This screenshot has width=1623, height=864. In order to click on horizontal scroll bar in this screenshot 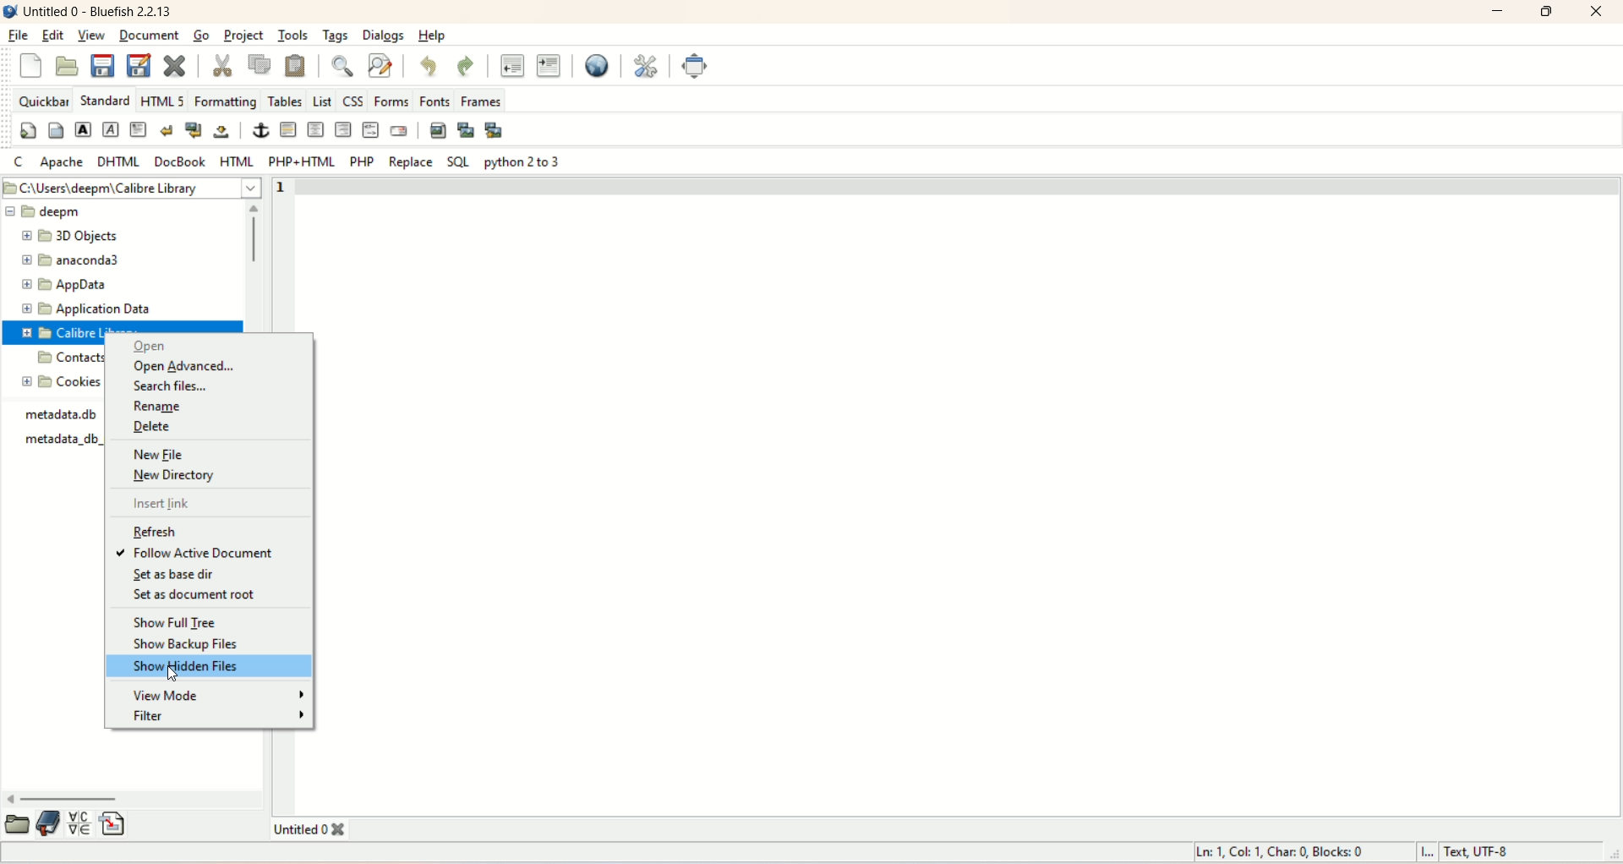, I will do `click(135, 800)`.